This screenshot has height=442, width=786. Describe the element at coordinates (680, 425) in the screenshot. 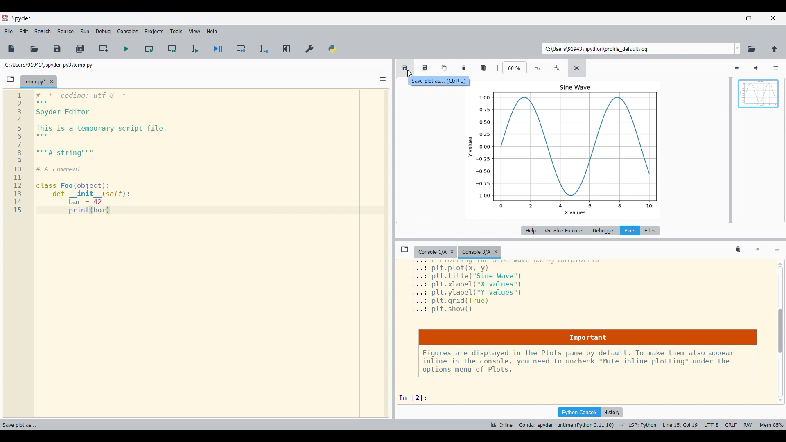

I see `CURSOR POSITION` at that location.